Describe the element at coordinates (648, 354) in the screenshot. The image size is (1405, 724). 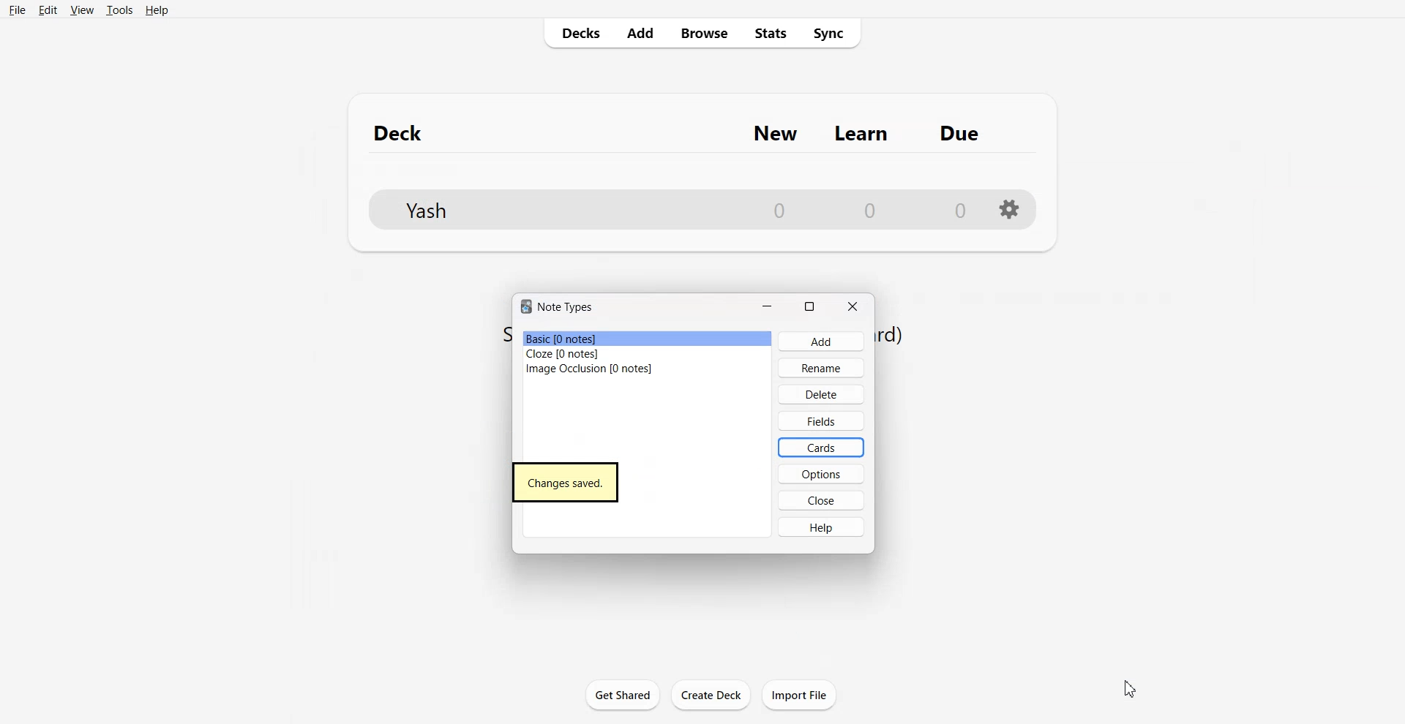
I see `Cloze` at that location.